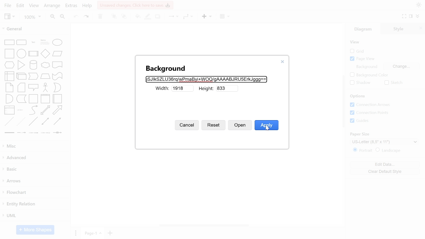  What do you see at coordinates (56, 76) in the screenshot?
I see `general shapes` at bounding box center [56, 76].